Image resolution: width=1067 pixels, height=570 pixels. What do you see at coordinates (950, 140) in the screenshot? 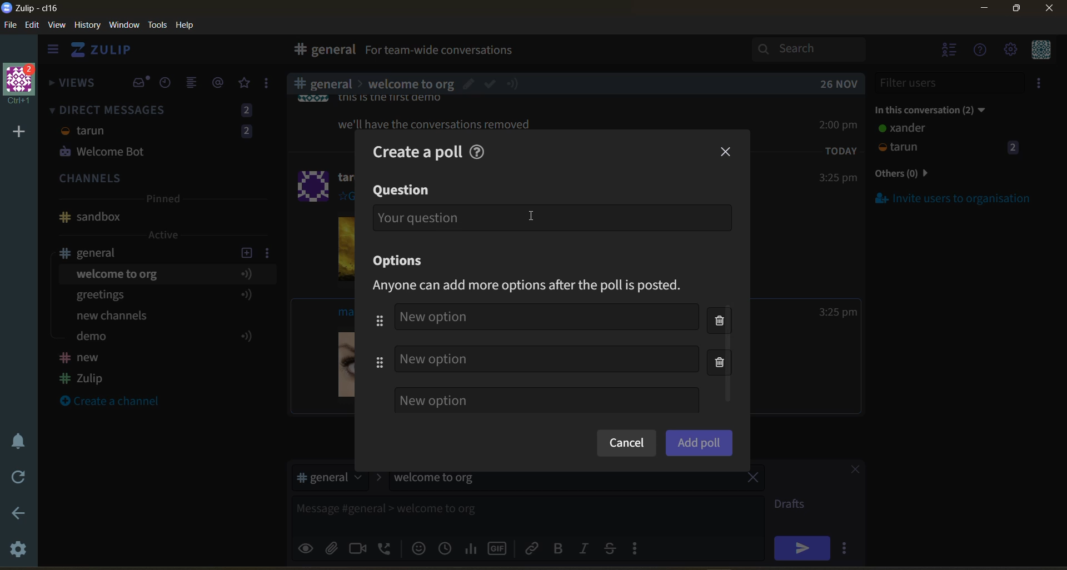
I see `users and status` at bounding box center [950, 140].